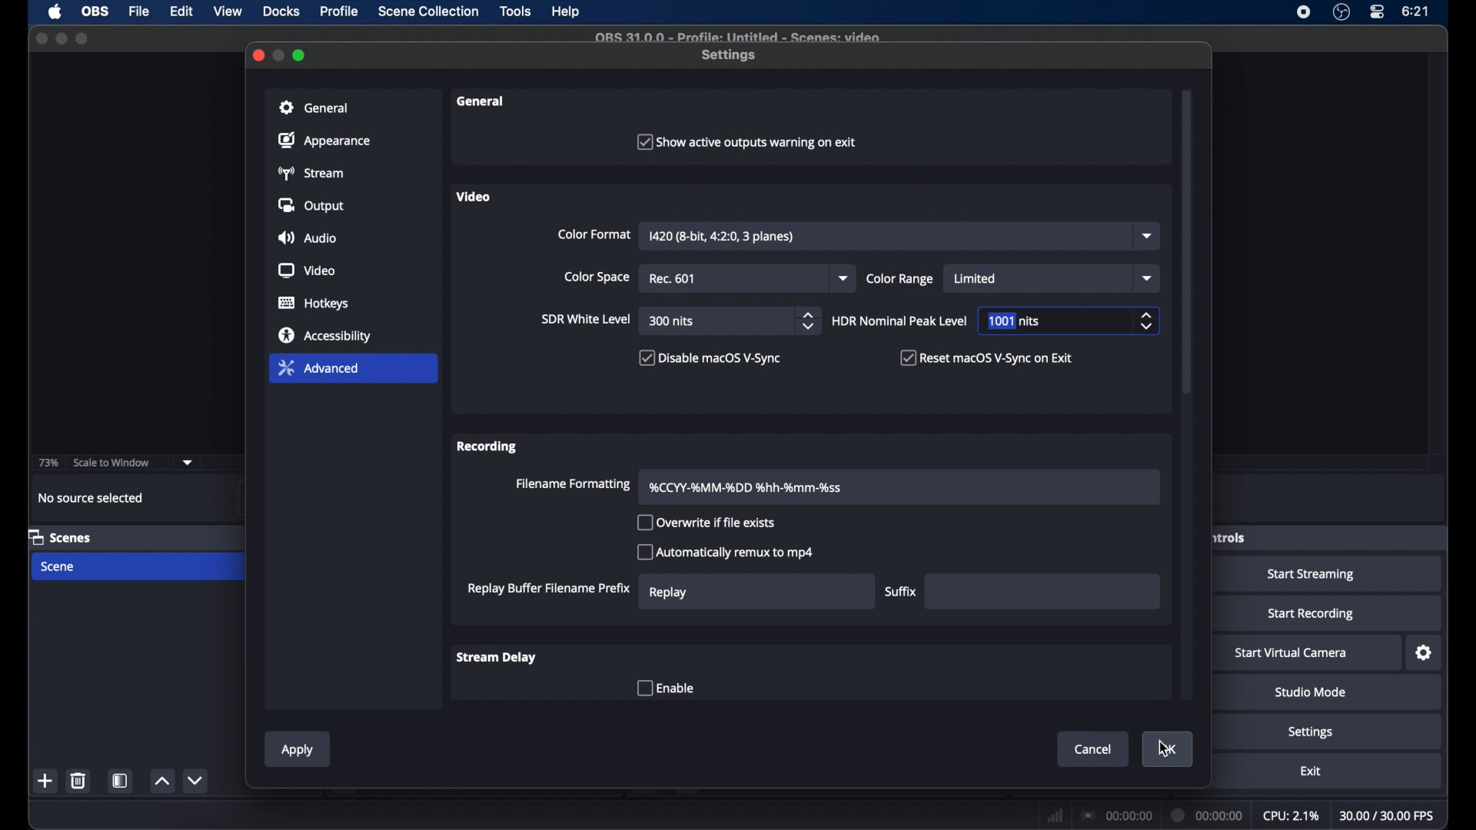 This screenshot has width=1476, height=830. Describe the element at coordinates (314, 108) in the screenshot. I see `general` at that location.